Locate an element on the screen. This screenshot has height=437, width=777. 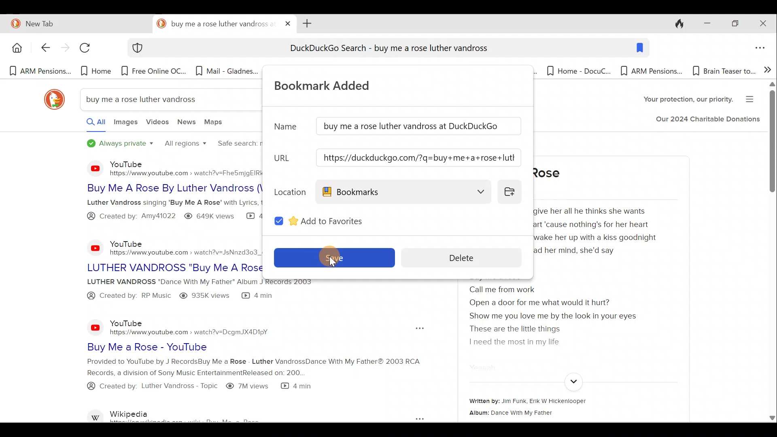
Cursor is located at coordinates (331, 257).